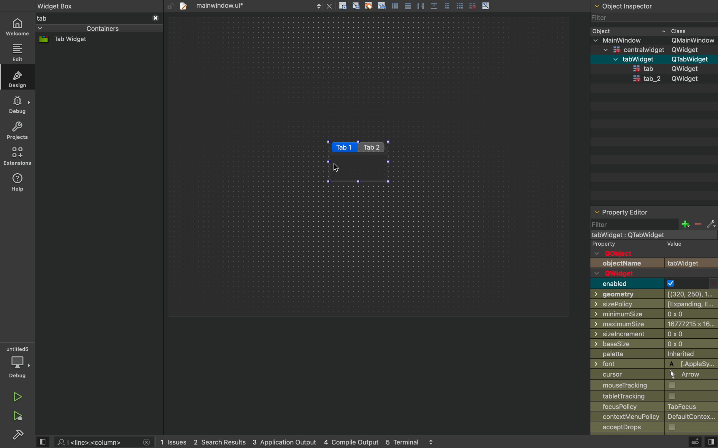 This screenshot has height=448, width=718. I want to click on tab, so click(240, 5).